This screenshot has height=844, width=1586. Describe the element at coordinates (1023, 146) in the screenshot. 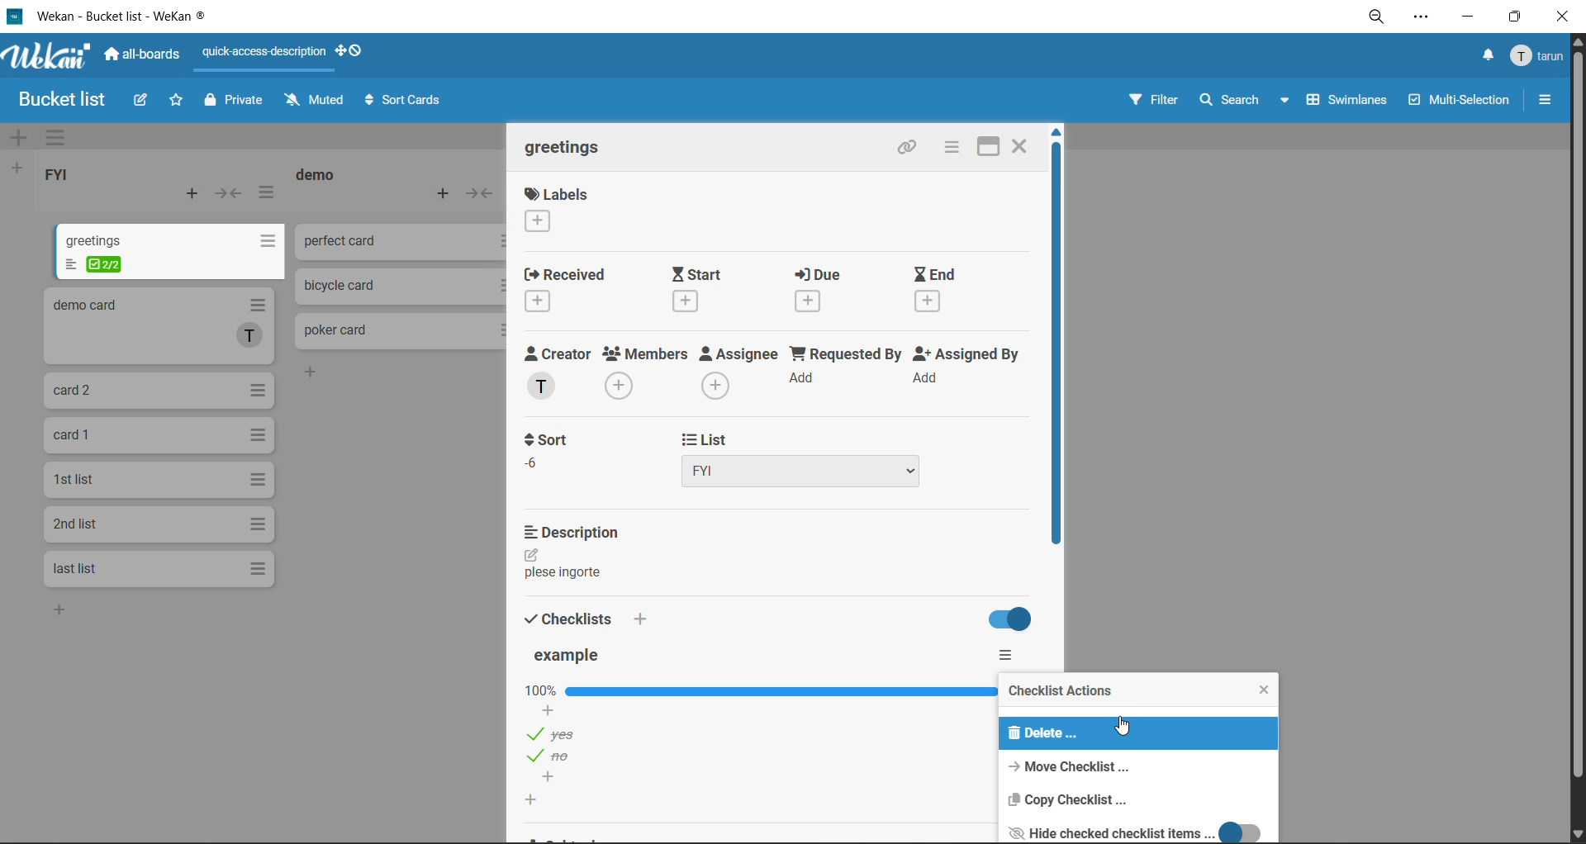

I see `Close` at that location.